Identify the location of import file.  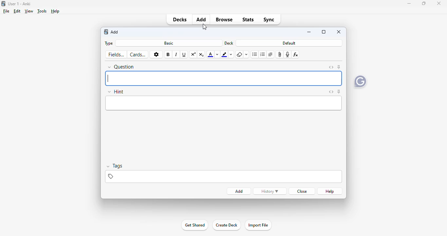
(258, 225).